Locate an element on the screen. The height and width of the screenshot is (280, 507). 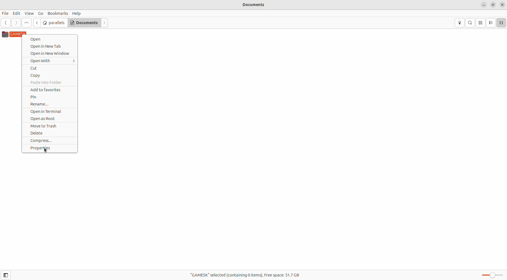
location is located at coordinates (460, 23).